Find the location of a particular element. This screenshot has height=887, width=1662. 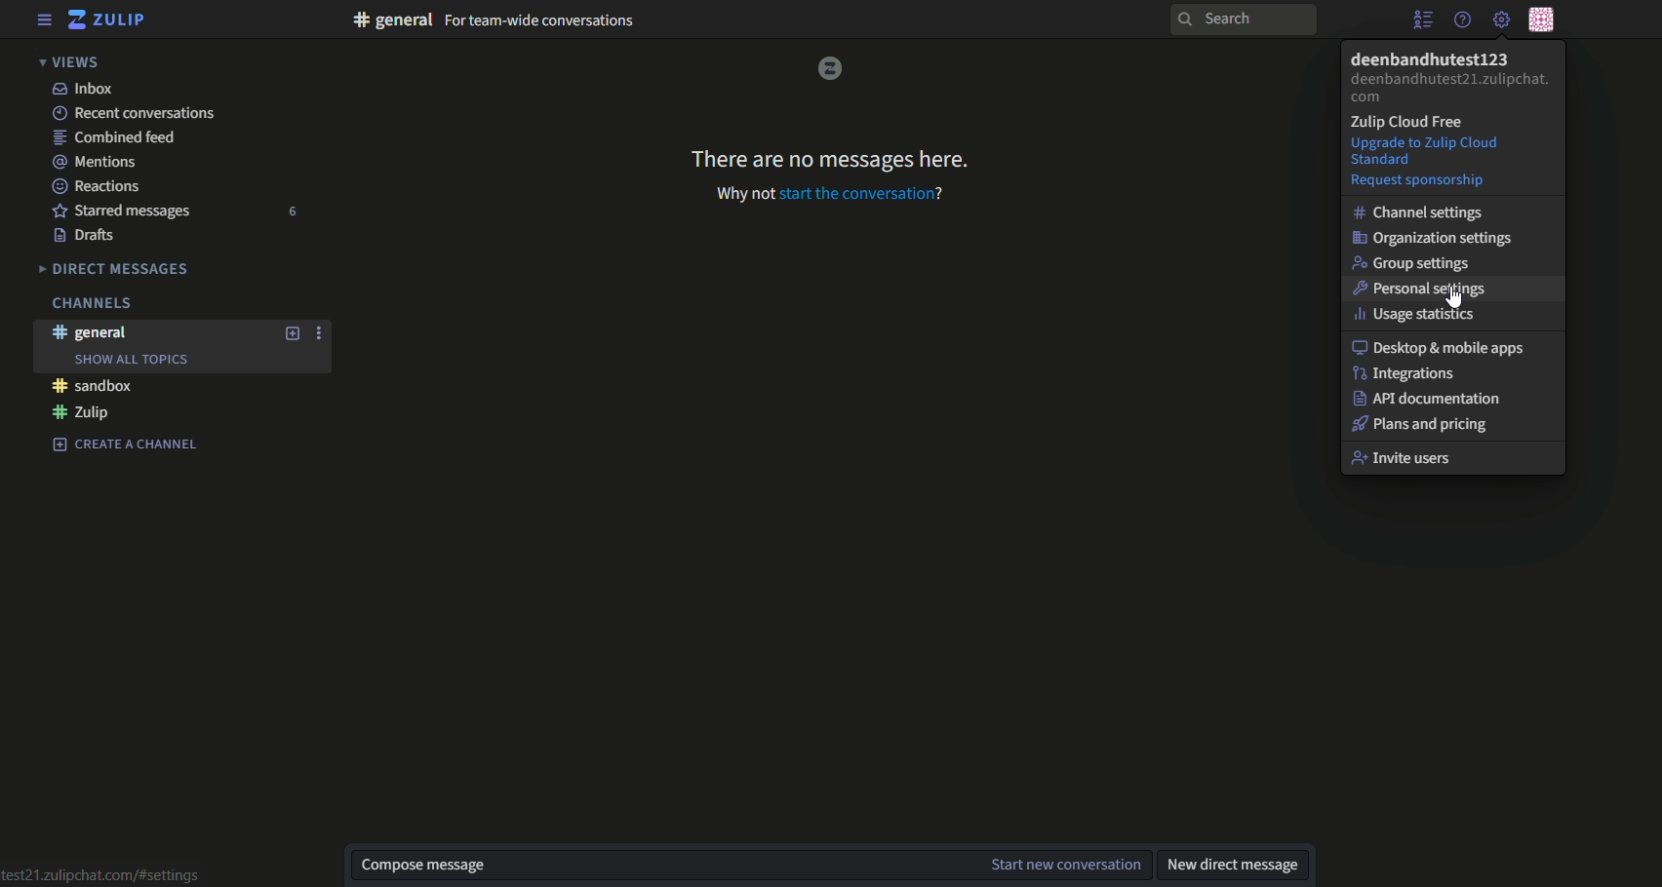

#Zulip is located at coordinates (83, 412).